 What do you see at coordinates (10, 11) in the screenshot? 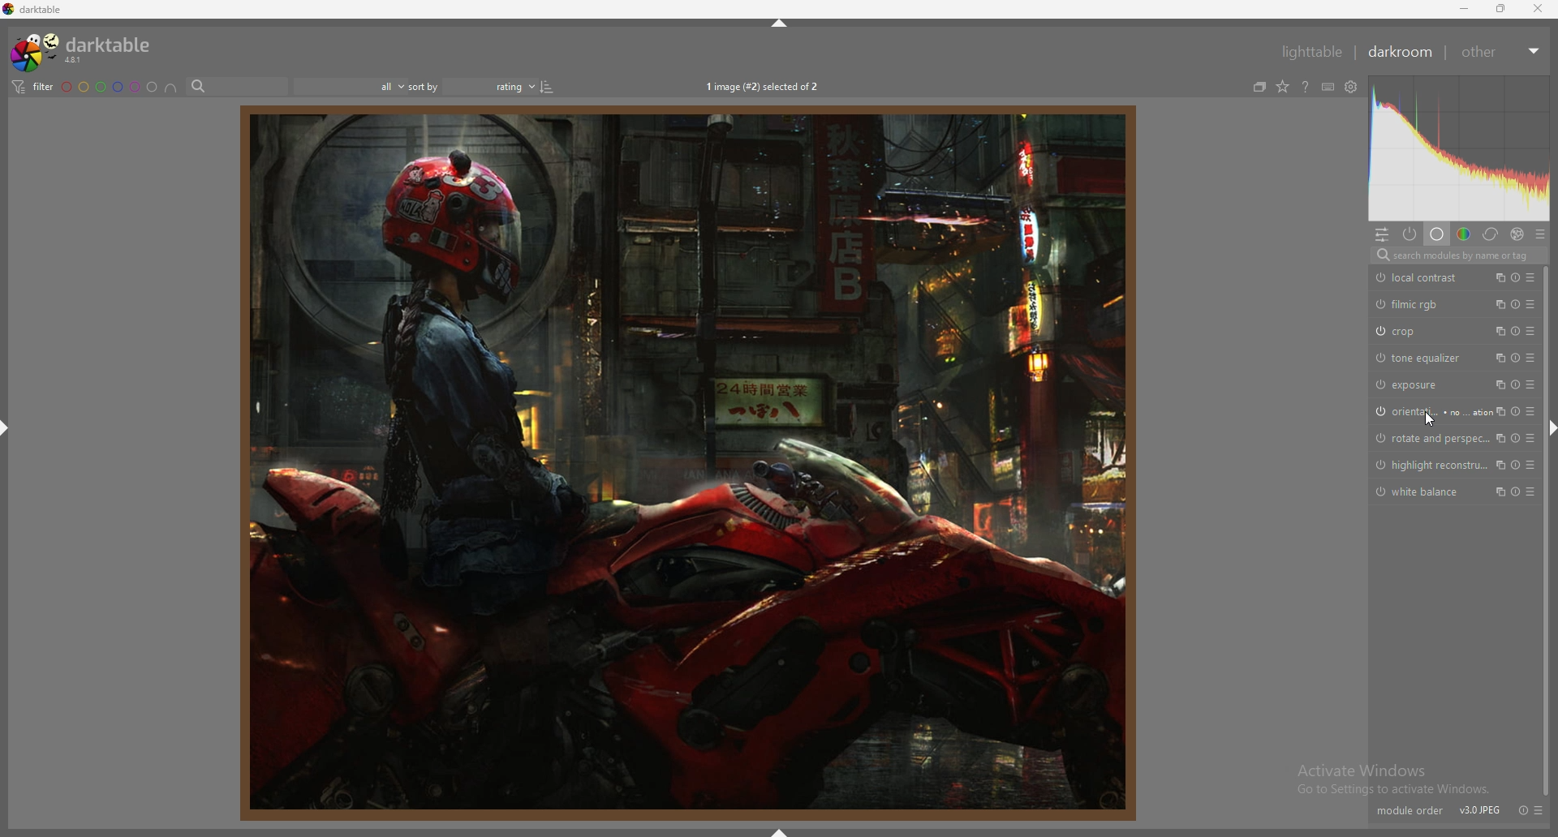
I see `darktable logo` at bounding box center [10, 11].